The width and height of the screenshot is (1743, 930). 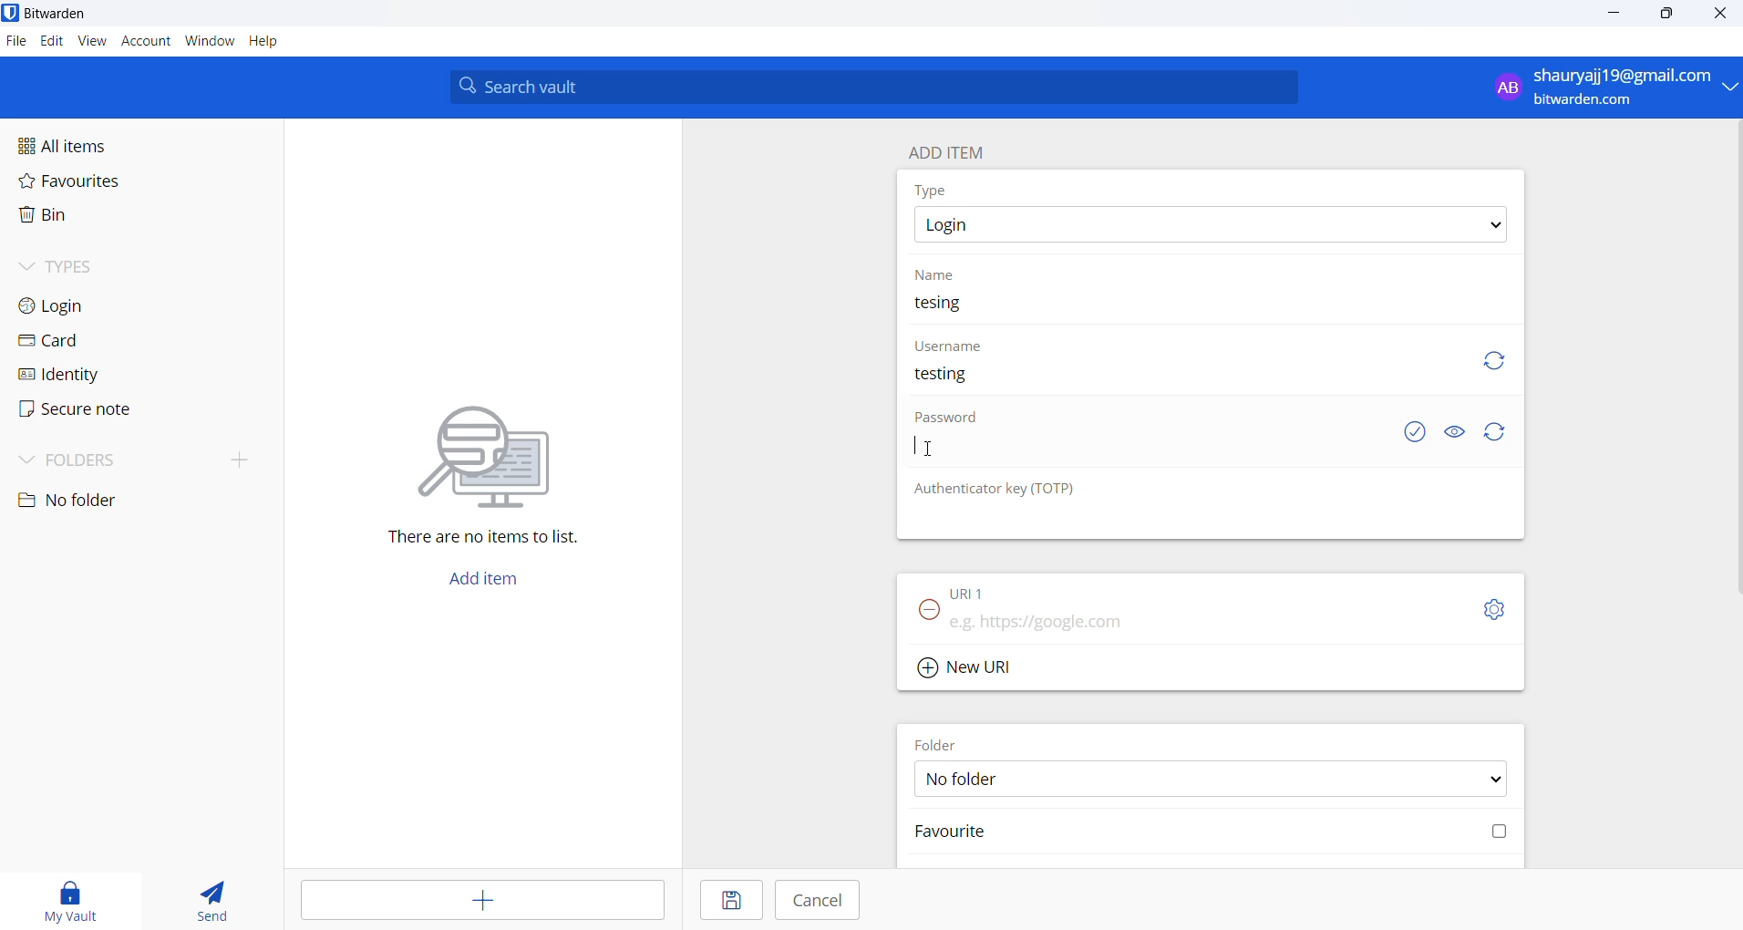 I want to click on Mark folder favorite checkbox, so click(x=1208, y=833).